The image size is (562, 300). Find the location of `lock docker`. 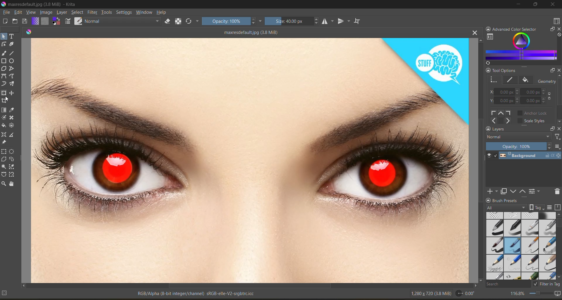

lock docker is located at coordinates (489, 70).